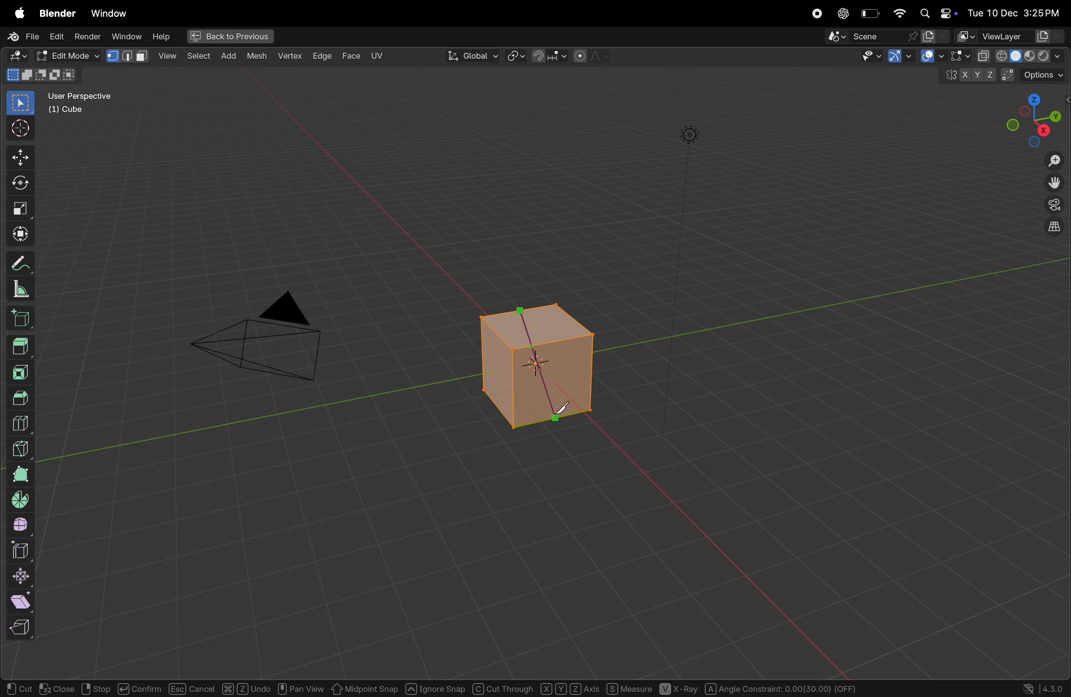  What do you see at coordinates (516, 57) in the screenshot?
I see `transform pviot` at bounding box center [516, 57].